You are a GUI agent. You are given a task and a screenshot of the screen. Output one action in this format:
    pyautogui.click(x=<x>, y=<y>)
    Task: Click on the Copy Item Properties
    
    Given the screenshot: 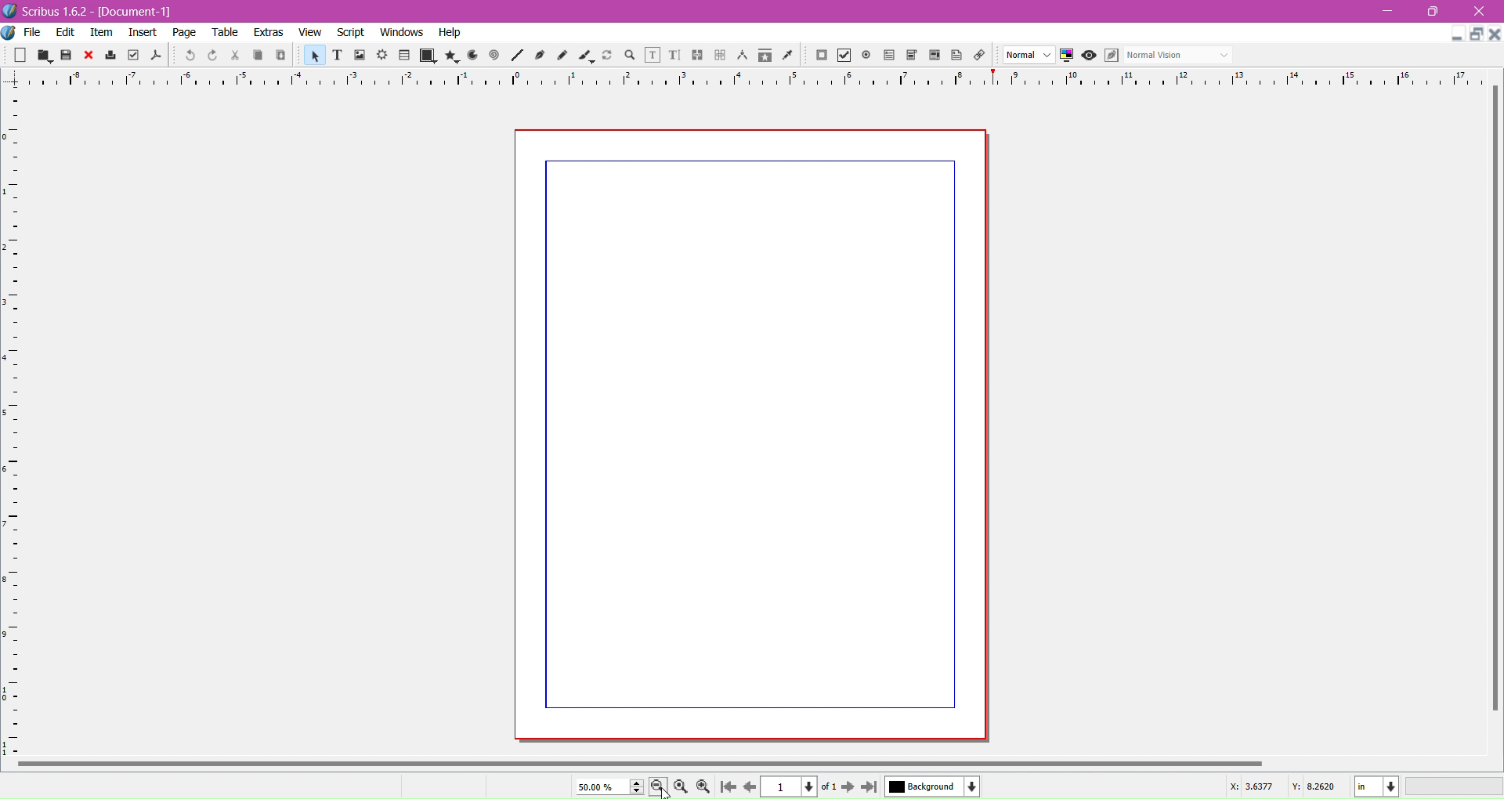 What is the action you would take?
    pyautogui.click(x=764, y=56)
    